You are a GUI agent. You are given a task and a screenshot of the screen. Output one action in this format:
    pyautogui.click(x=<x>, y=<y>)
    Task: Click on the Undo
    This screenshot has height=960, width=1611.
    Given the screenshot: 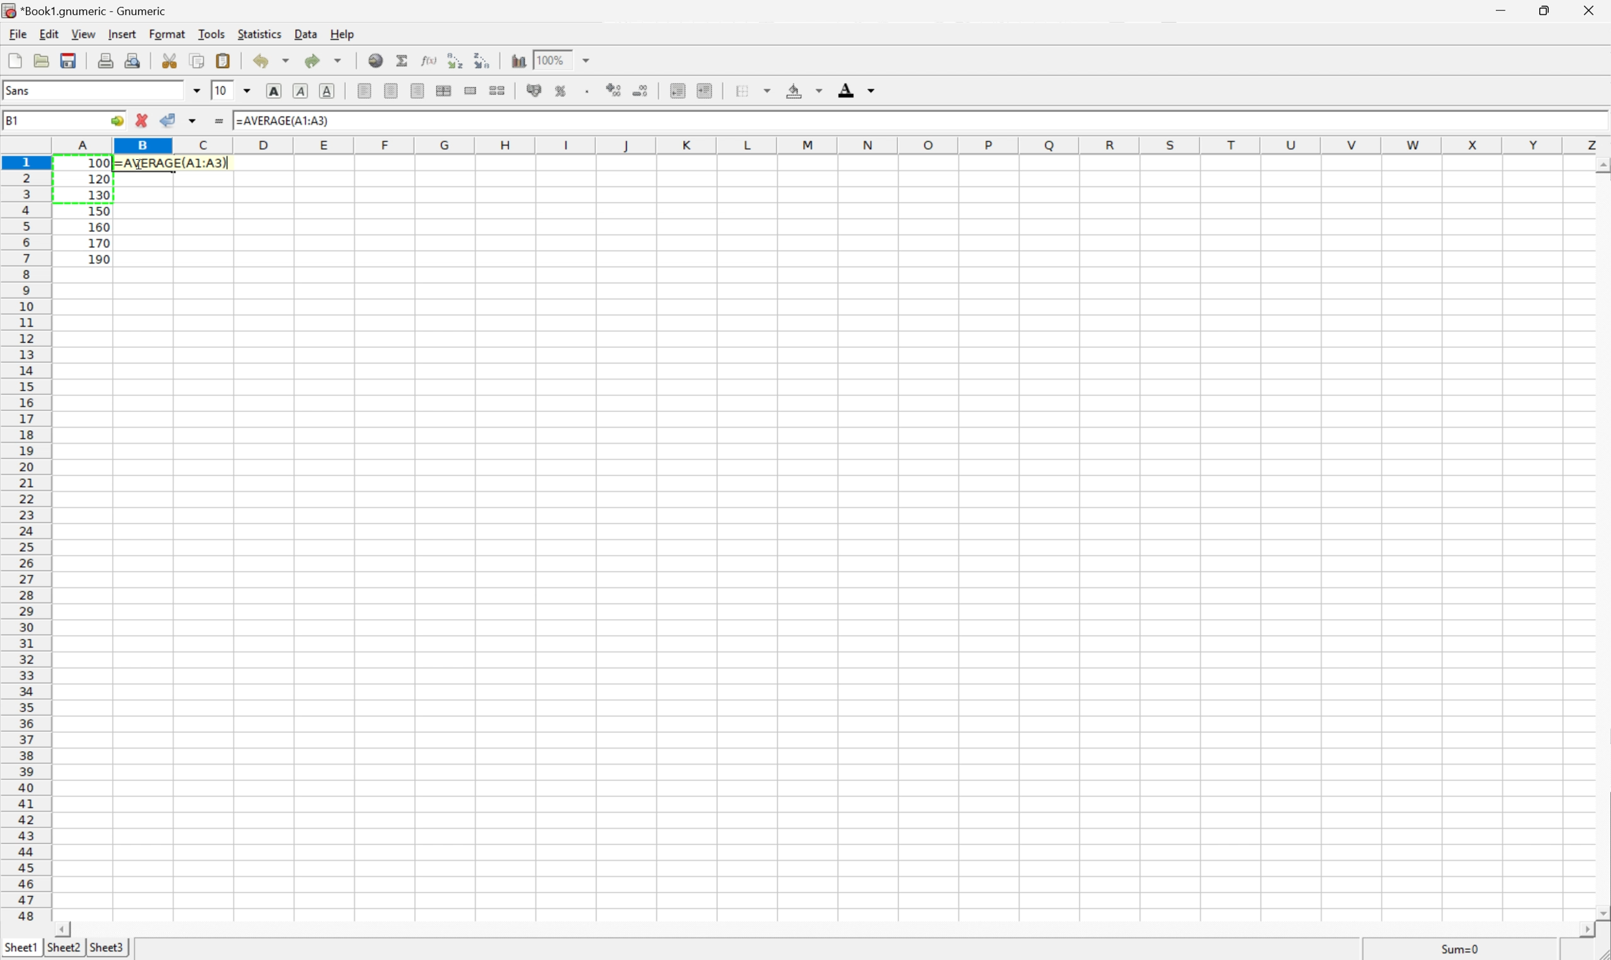 What is the action you would take?
    pyautogui.click(x=269, y=61)
    